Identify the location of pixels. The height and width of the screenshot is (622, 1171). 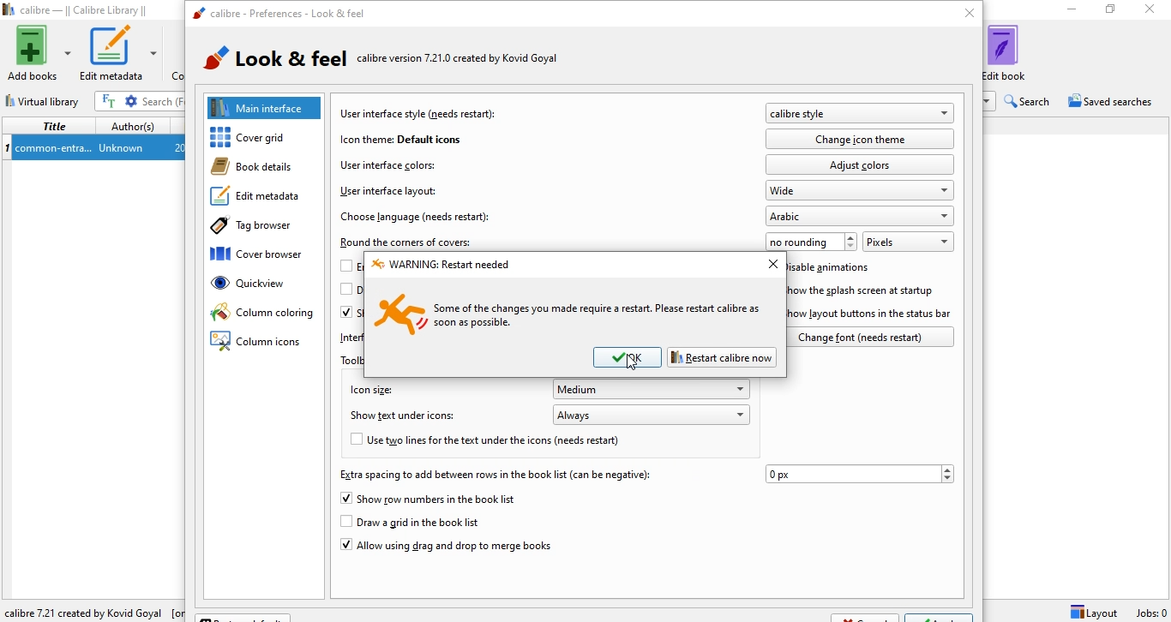
(907, 241).